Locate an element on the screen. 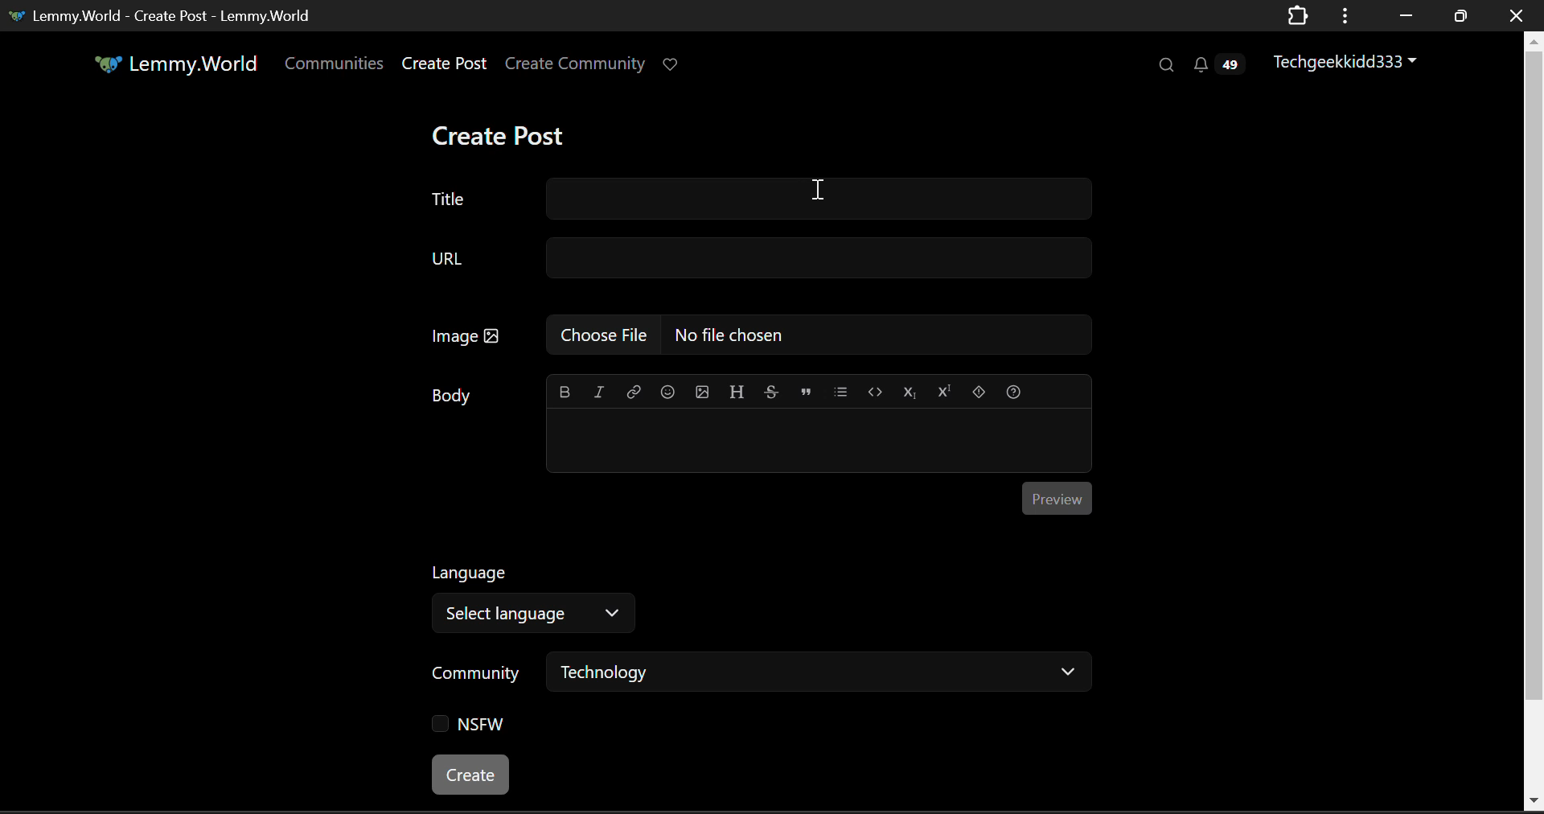  Minimize Window is located at coordinates (1458, 17).